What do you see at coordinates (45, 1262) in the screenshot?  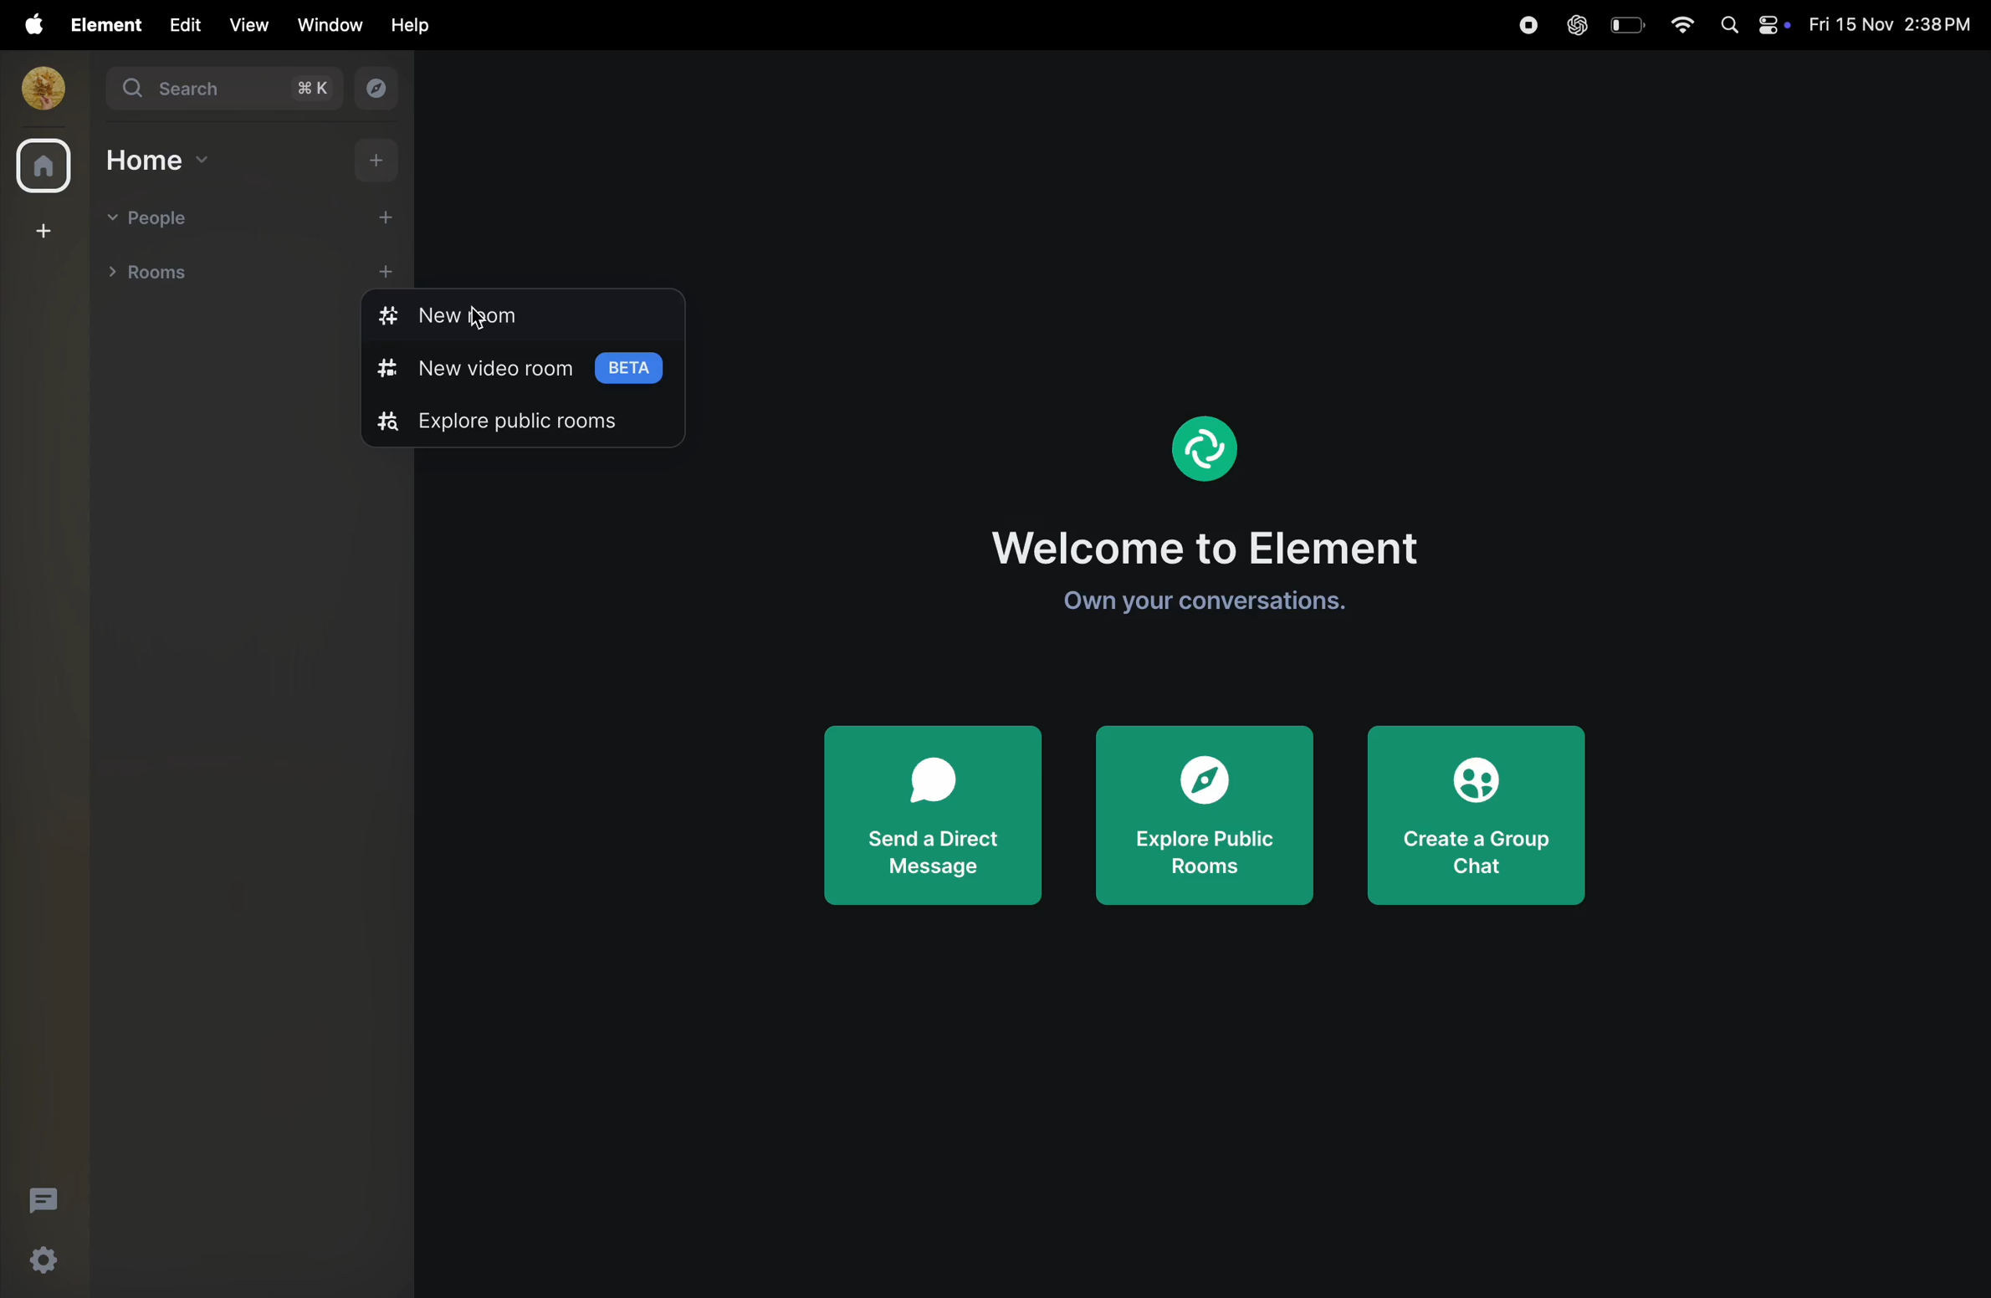 I see `settings` at bounding box center [45, 1262].